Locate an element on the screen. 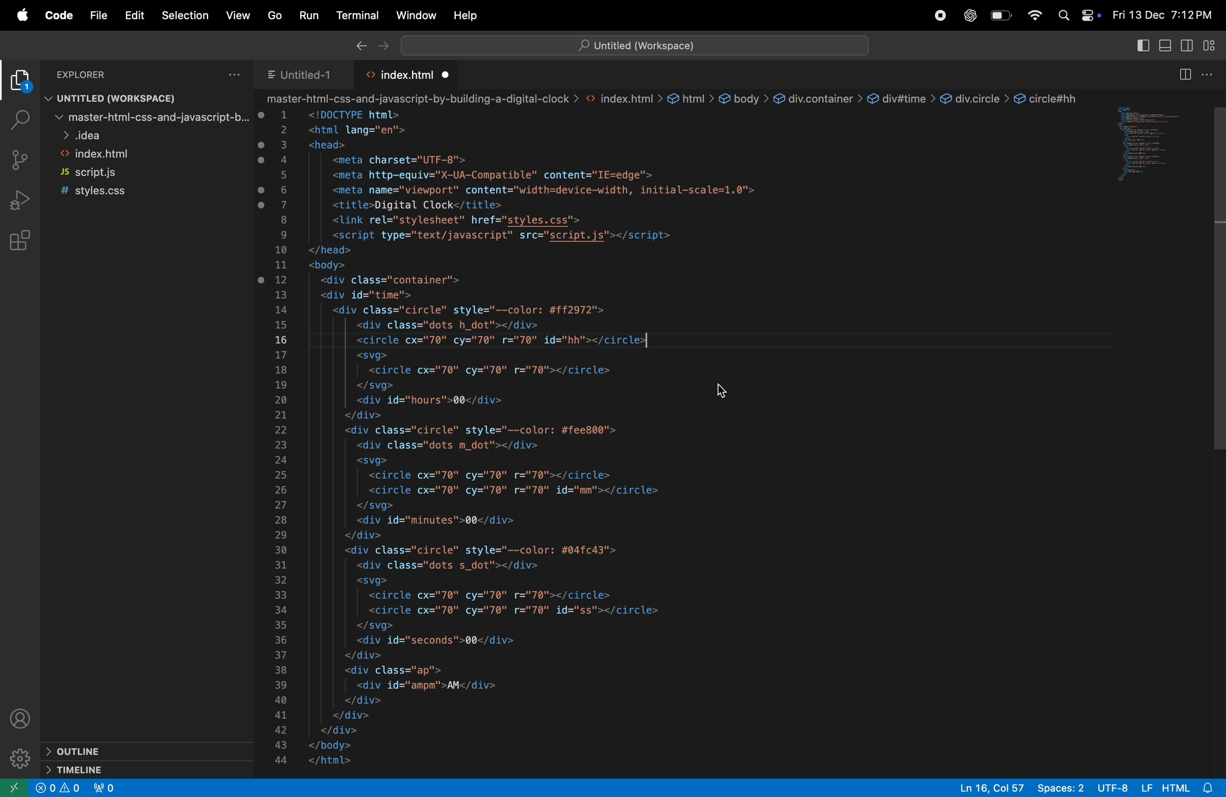  create alert is located at coordinates (60, 790).